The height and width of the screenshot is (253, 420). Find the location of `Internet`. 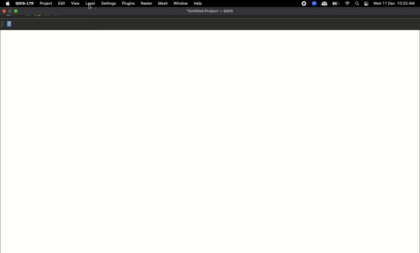

Internet is located at coordinates (347, 3).